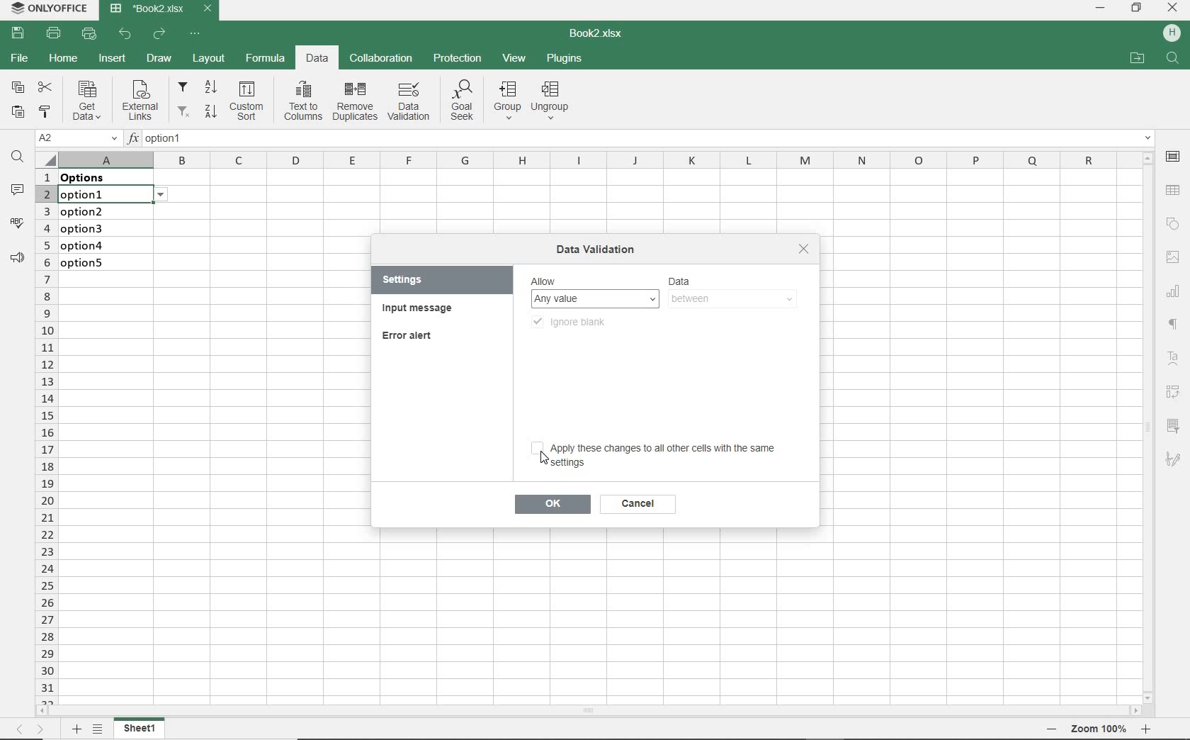 The image size is (1190, 740). What do you see at coordinates (140, 101) in the screenshot?
I see `External links` at bounding box center [140, 101].